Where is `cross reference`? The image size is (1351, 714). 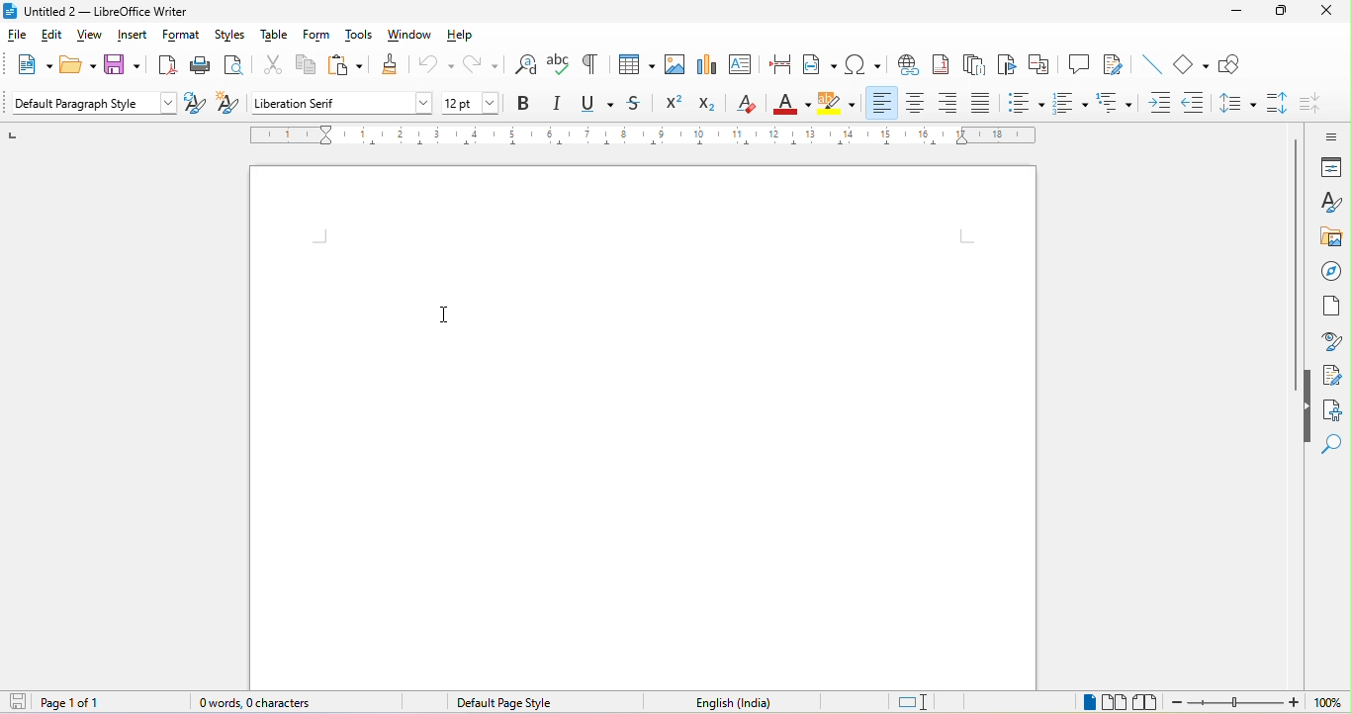
cross reference is located at coordinates (1039, 67).